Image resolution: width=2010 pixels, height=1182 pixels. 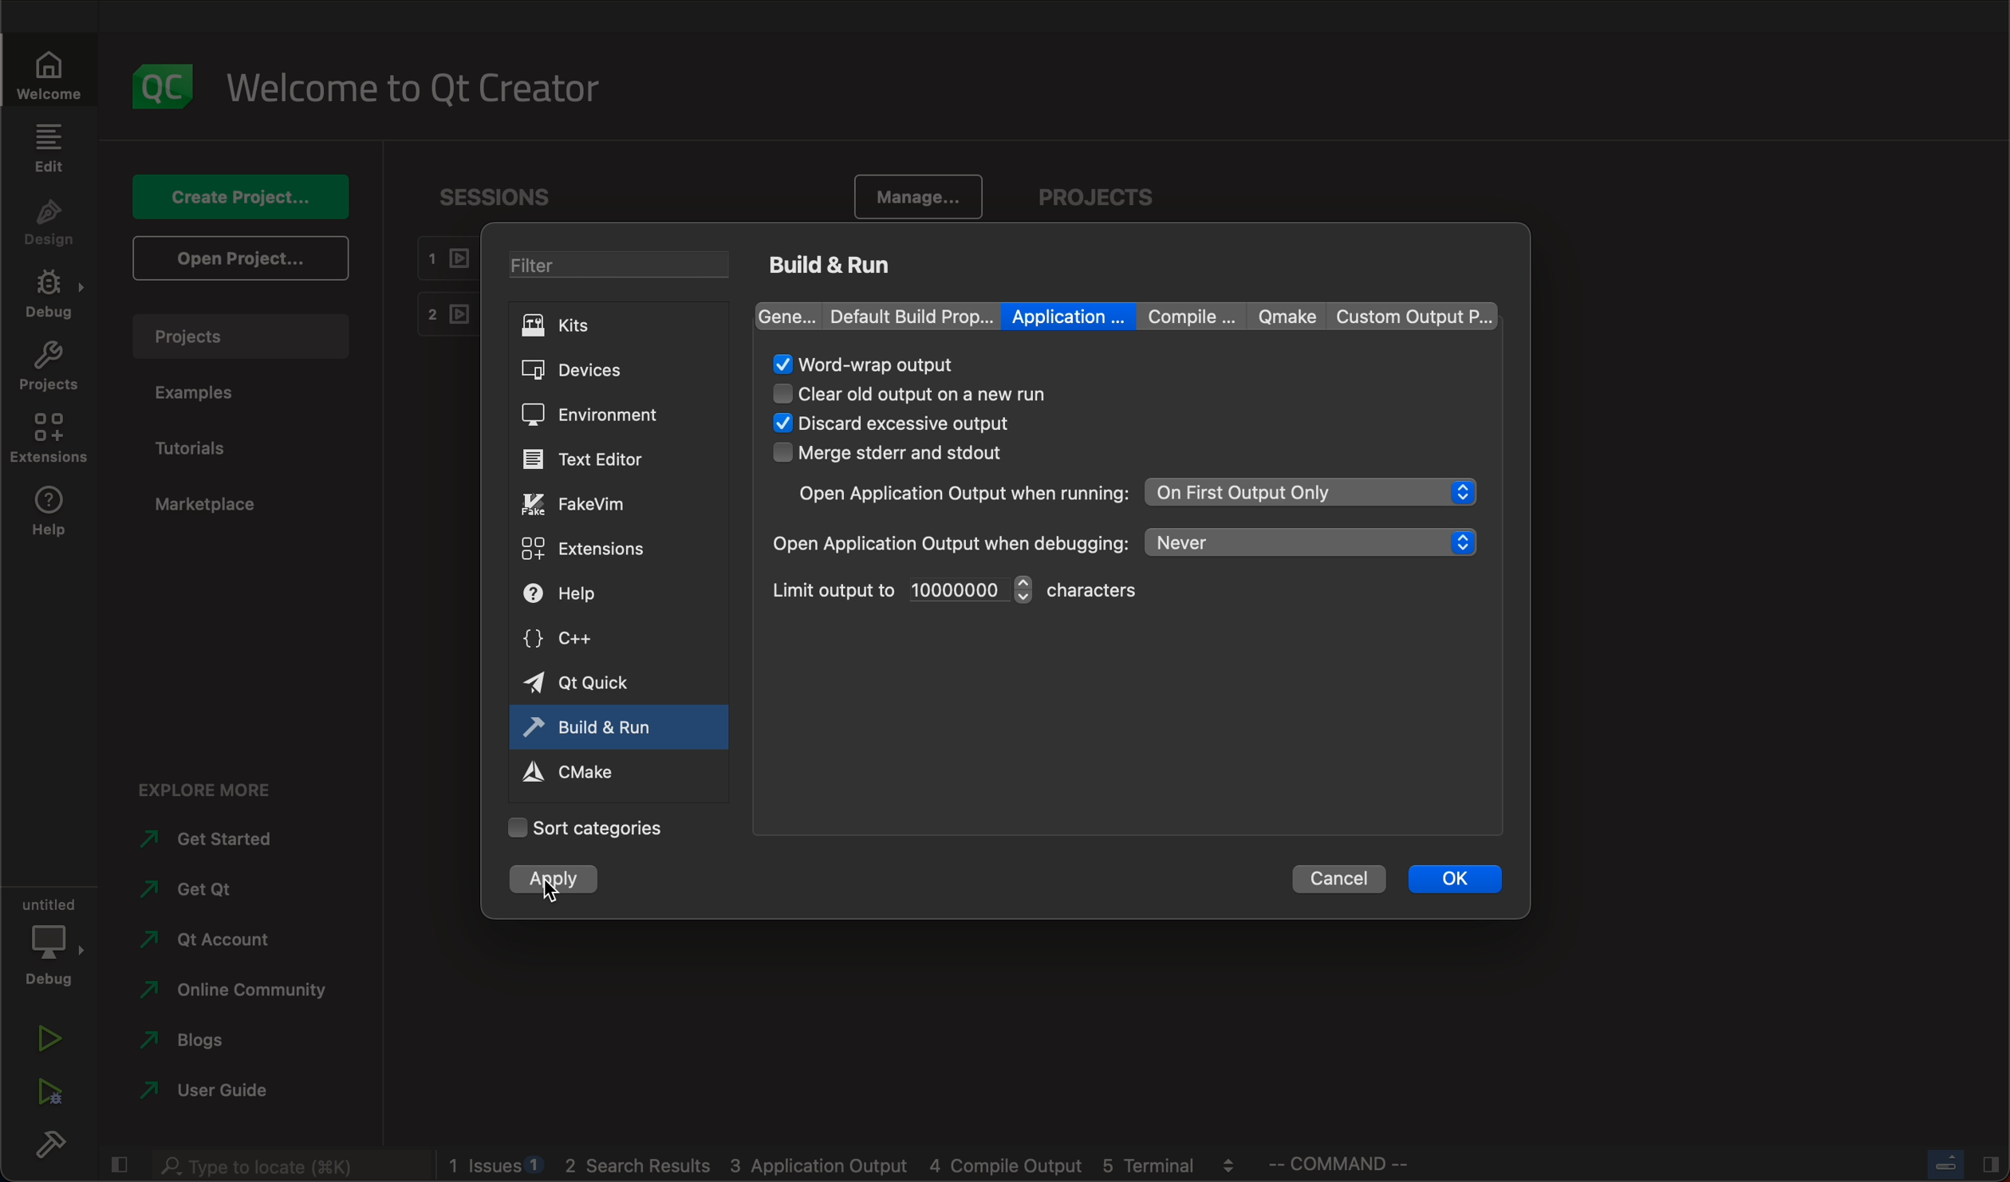 I want to click on started, so click(x=216, y=840).